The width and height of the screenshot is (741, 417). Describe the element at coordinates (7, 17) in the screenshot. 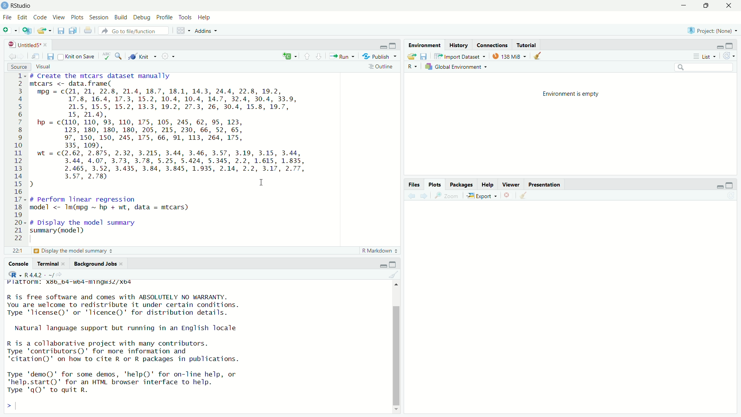

I see `file` at that location.